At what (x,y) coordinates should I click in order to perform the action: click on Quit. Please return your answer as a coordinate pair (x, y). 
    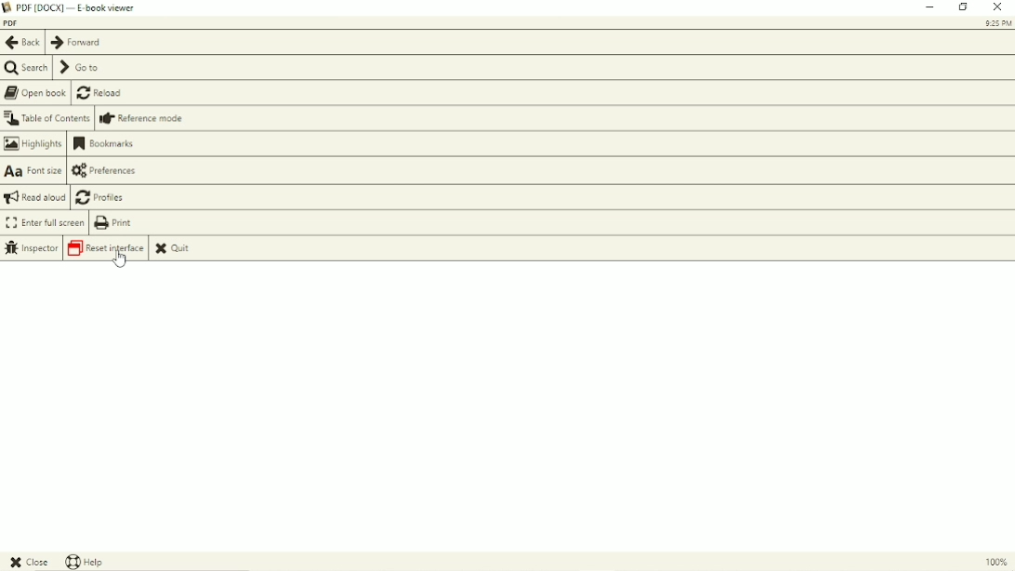
    Looking at the image, I should click on (176, 249).